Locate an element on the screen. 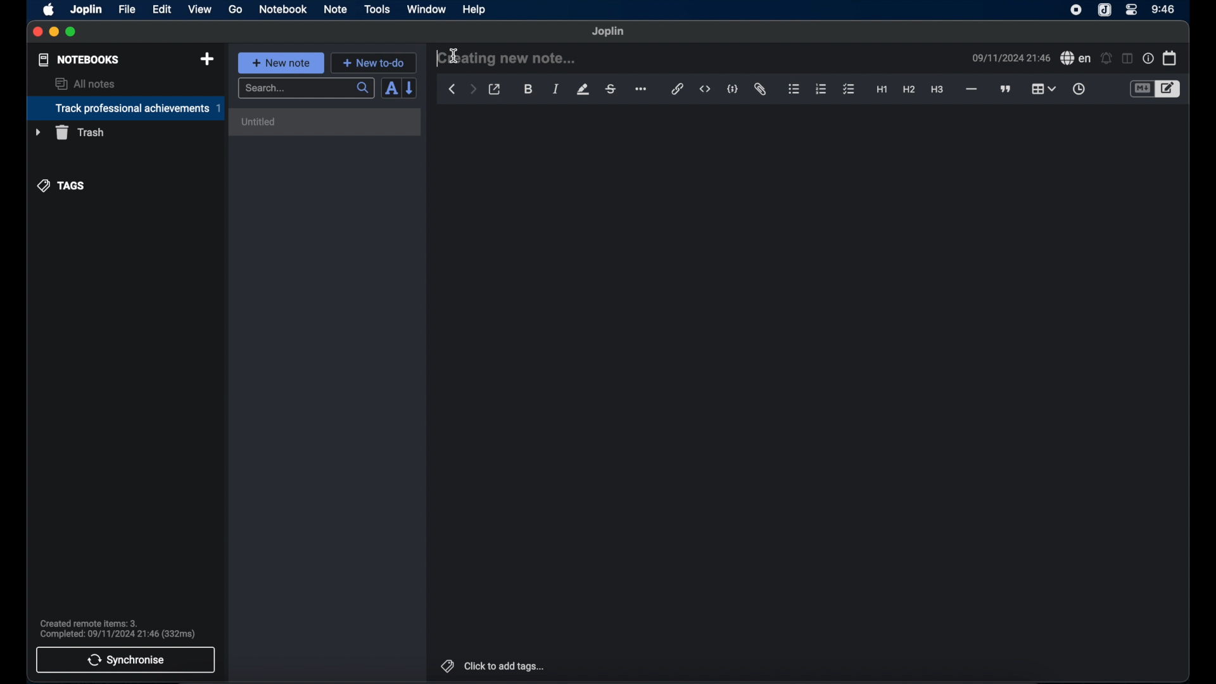 The width and height of the screenshot is (1216, 684). spell check is located at coordinates (1075, 58).